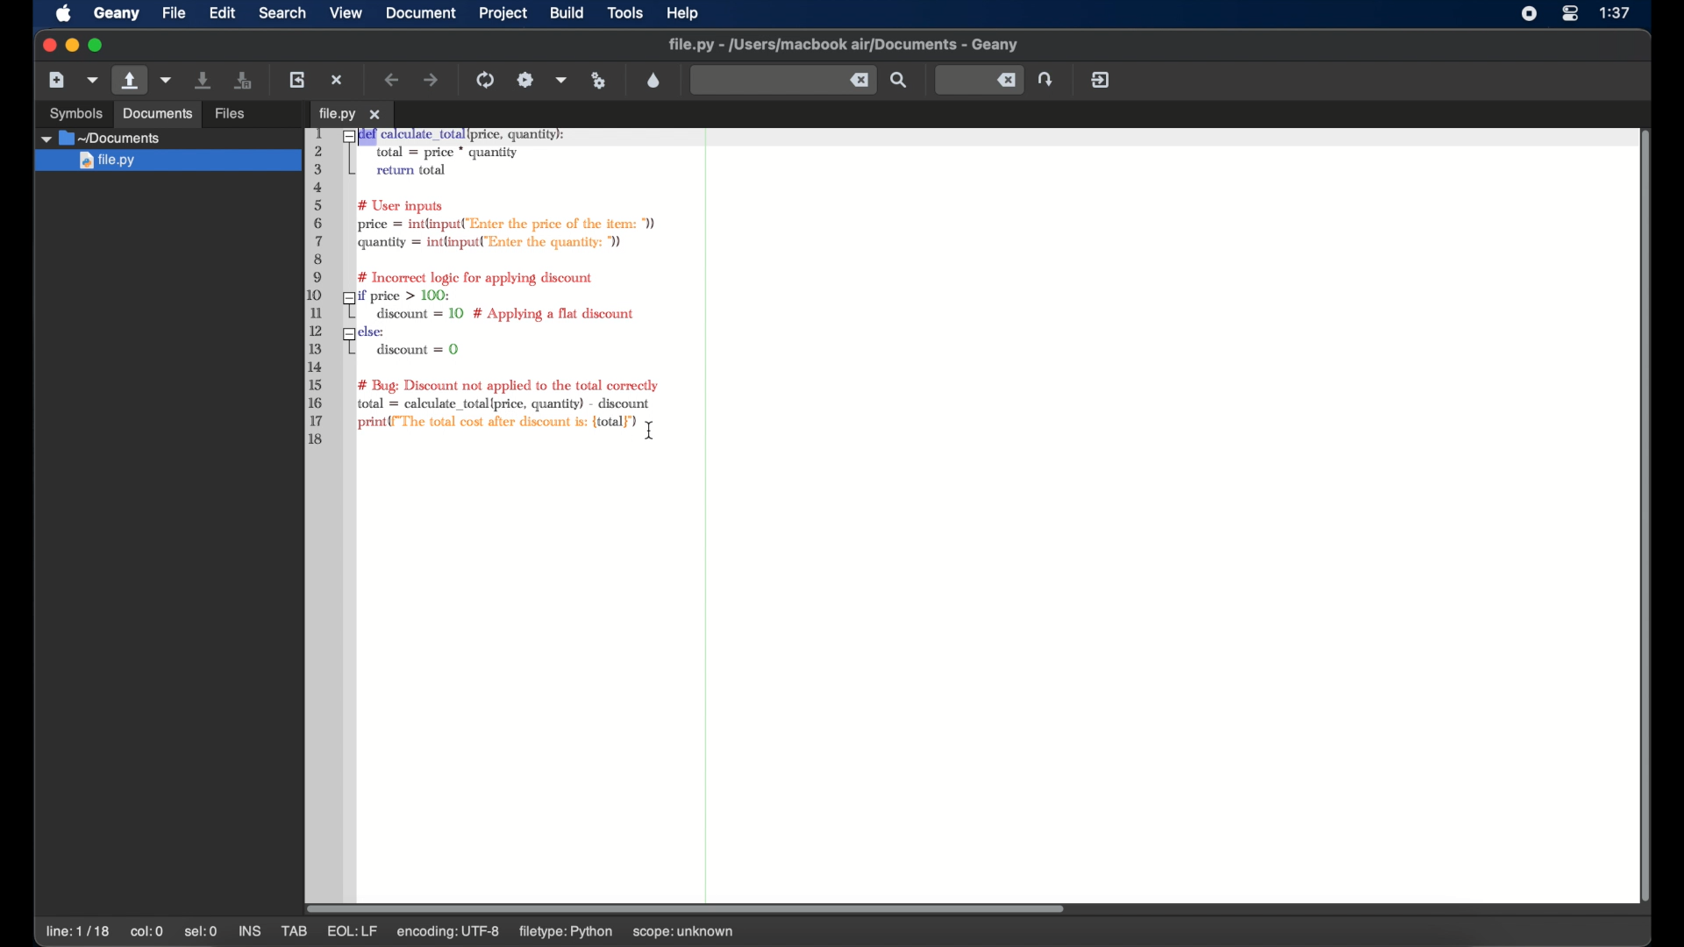 The width and height of the screenshot is (1684, 947). I want to click on find the entered text in the current file, so click(900, 81).